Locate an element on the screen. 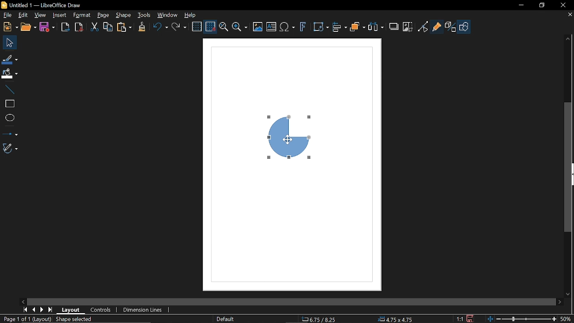 The height and width of the screenshot is (323, 574). Minimize is located at coordinates (521, 4).